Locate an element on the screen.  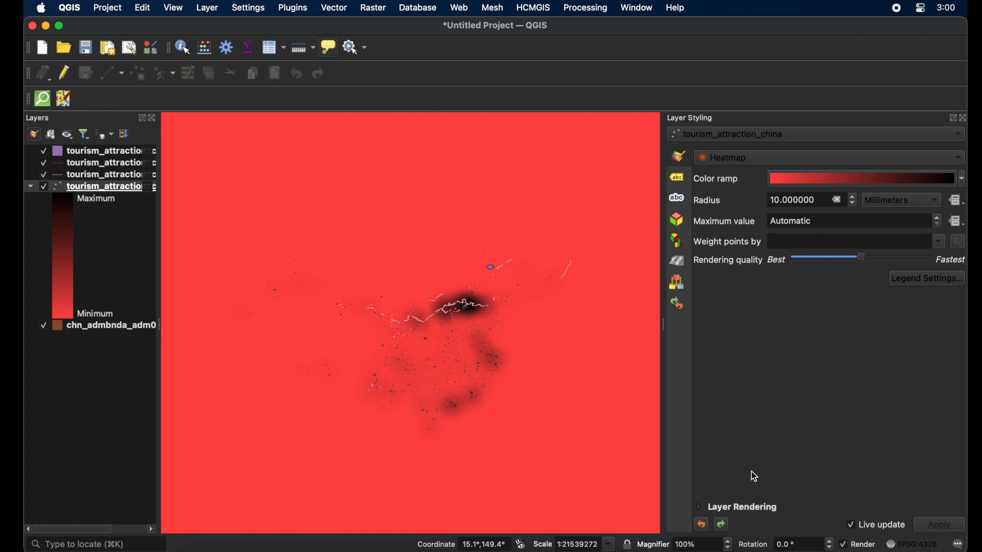
copy features is located at coordinates (252, 73).